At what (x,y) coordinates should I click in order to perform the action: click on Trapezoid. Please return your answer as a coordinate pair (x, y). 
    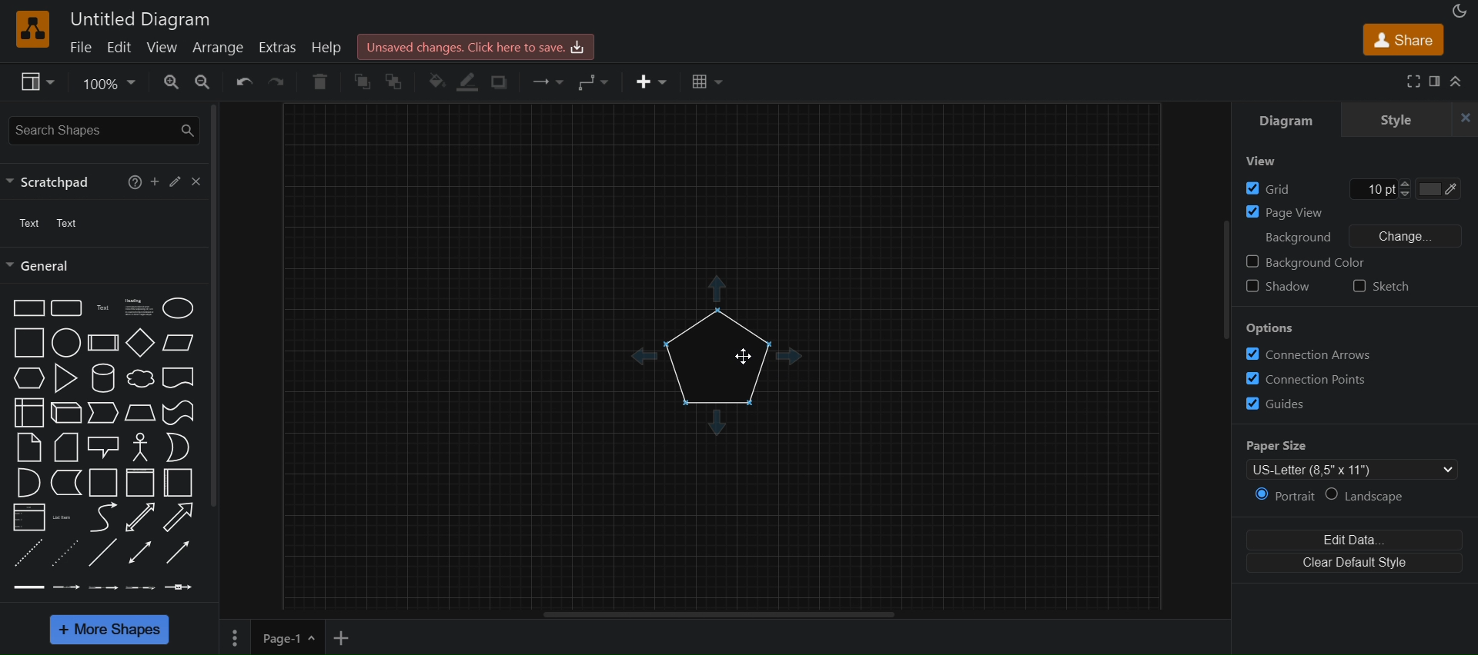
    Looking at the image, I should click on (140, 413).